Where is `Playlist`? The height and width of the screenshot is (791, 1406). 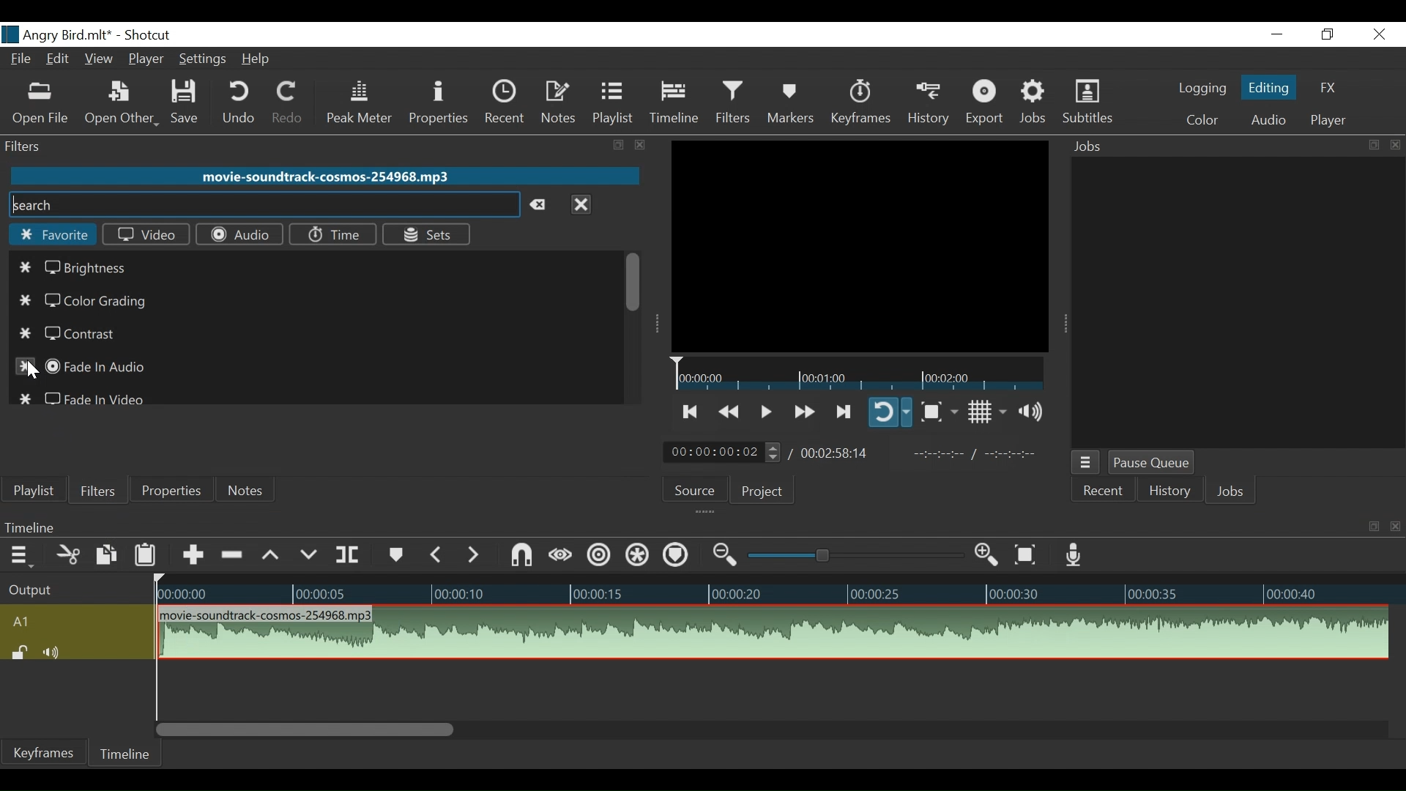
Playlist is located at coordinates (612, 103).